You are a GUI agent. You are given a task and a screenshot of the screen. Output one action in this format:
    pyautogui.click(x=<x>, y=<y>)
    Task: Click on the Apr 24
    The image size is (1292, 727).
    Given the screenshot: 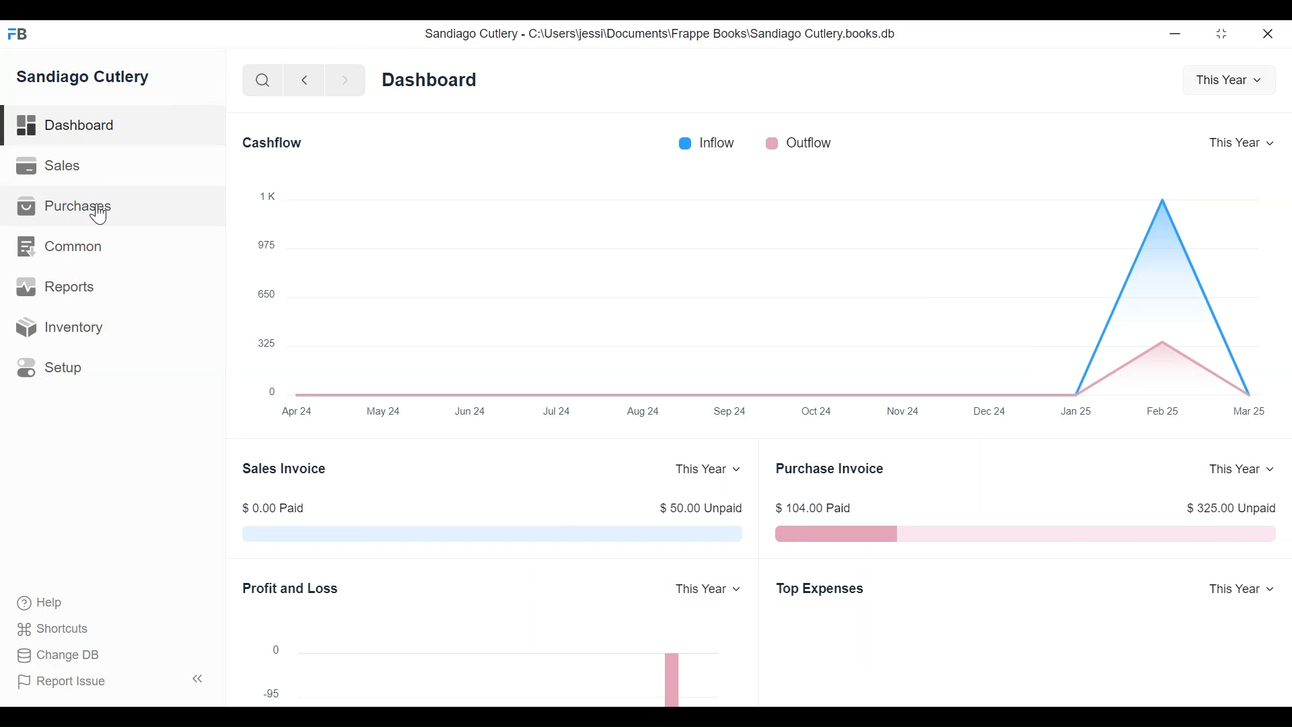 What is the action you would take?
    pyautogui.click(x=296, y=413)
    